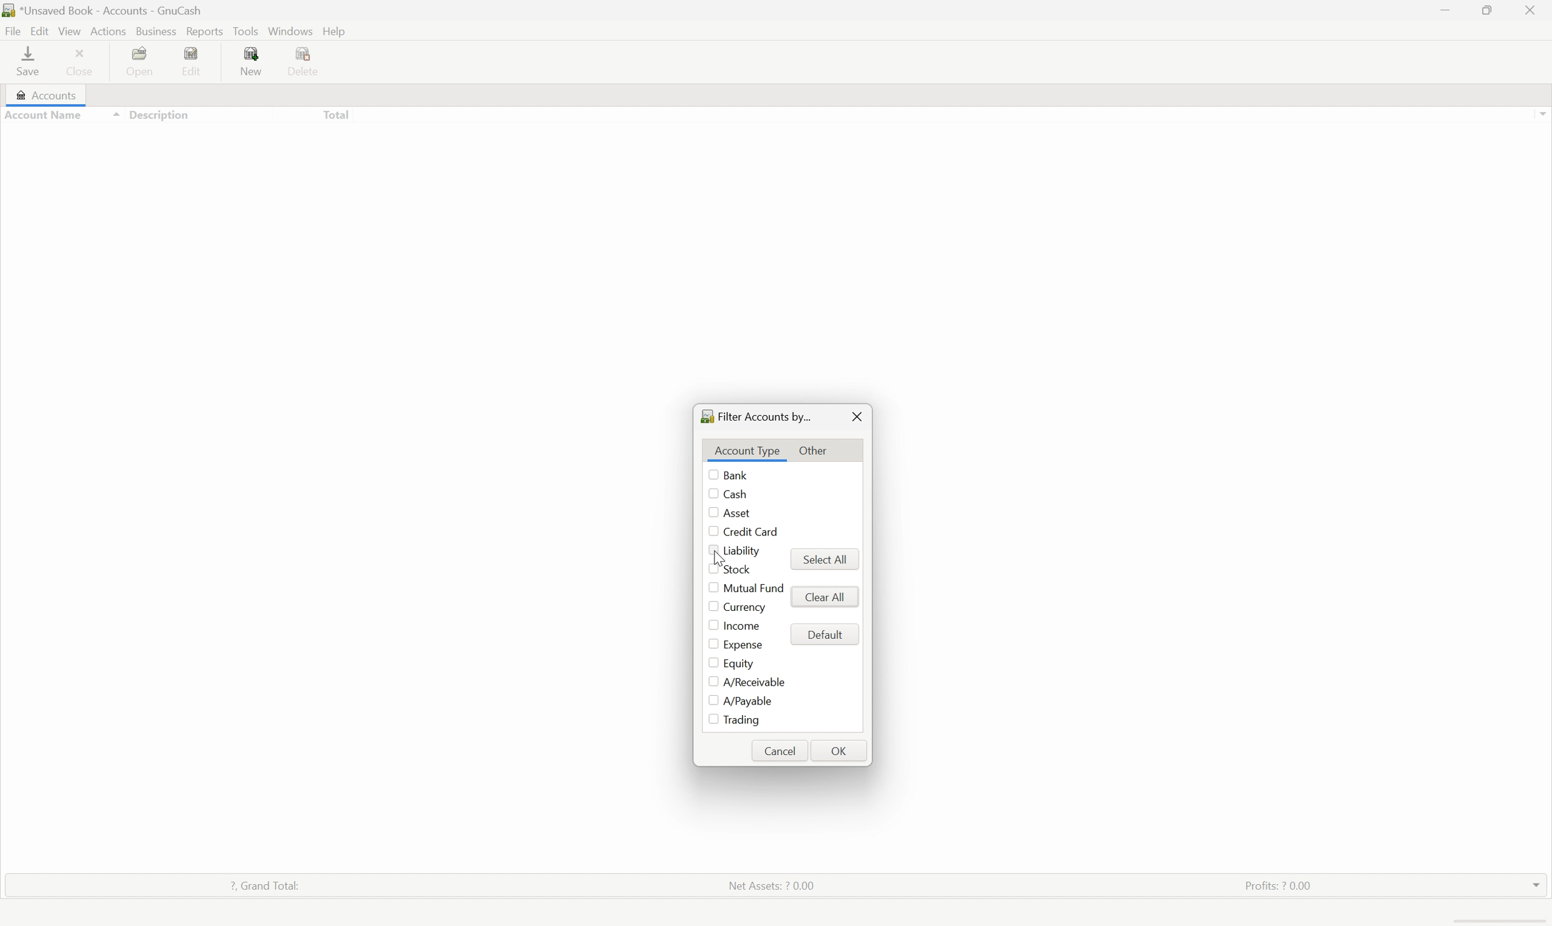 This screenshot has width=1552, height=926. Describe the element at coordinates (1531, 10) in the screenshot. I see `close` at that location.